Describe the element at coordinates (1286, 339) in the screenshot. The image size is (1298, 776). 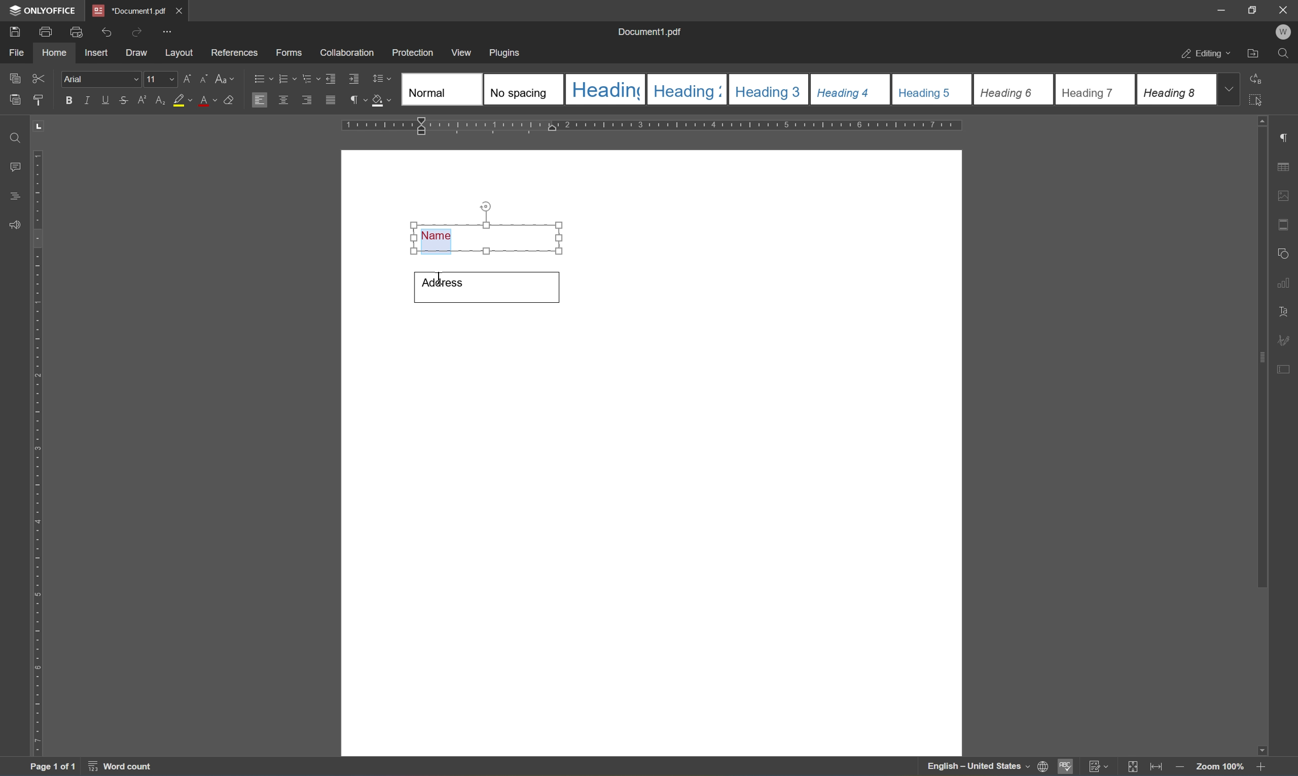
I see `signature settings` at that location.